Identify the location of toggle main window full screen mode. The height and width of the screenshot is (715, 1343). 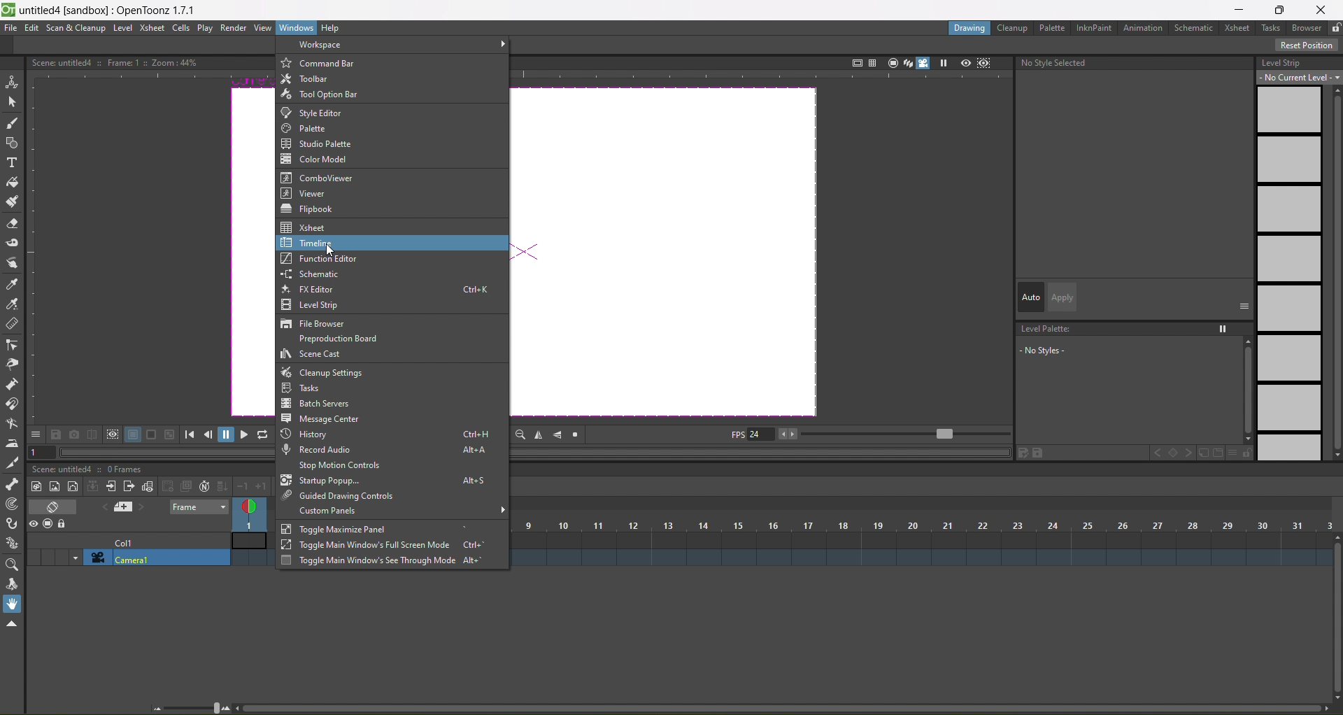
(374, 546).